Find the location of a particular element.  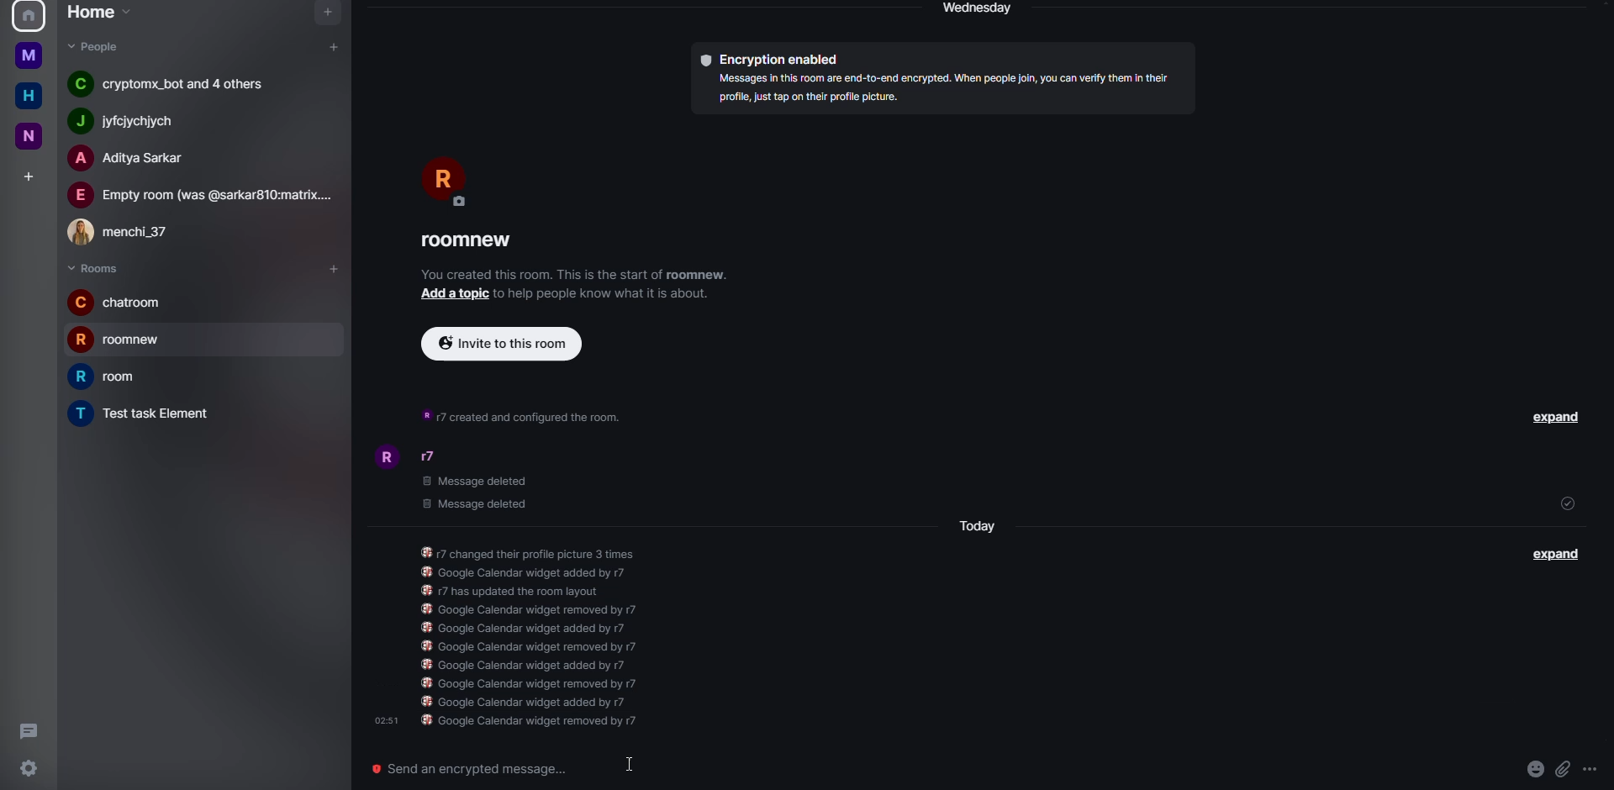

people is located at coordinates (437, 458).